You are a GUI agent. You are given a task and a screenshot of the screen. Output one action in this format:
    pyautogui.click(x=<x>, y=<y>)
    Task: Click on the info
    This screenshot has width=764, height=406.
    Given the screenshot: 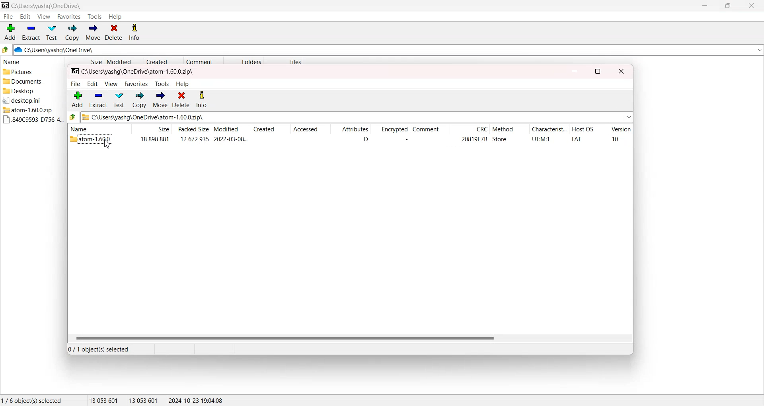 What is the action you would take?
    pyautogui.click(x=202, y=100)
    